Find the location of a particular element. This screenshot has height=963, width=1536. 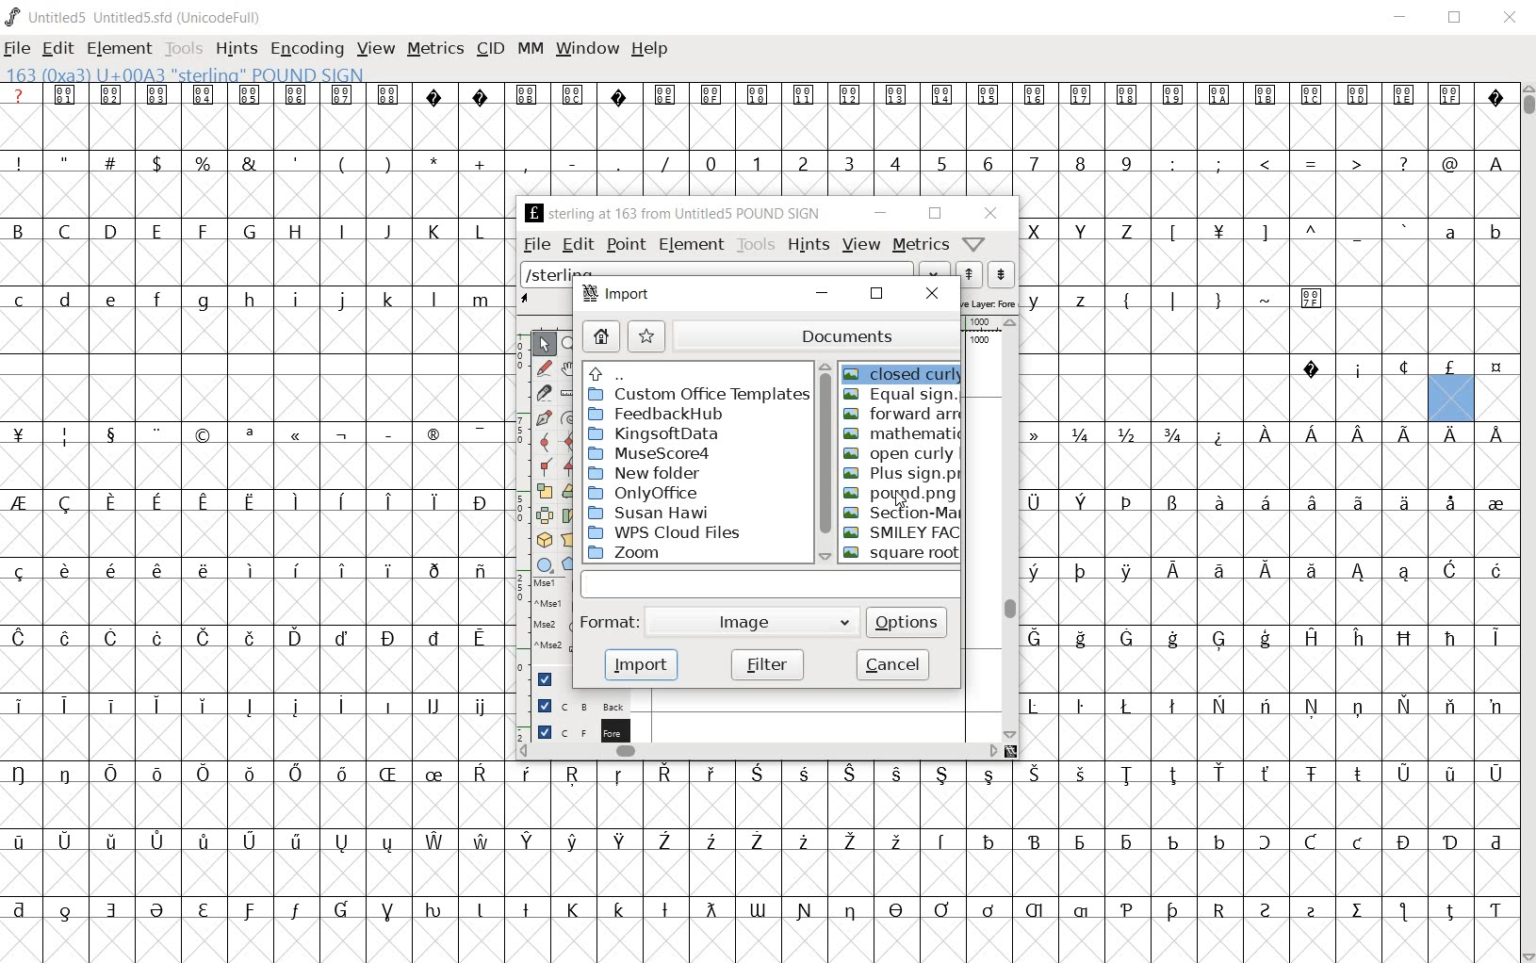

Symbol is located at coordinates (1312, 438).